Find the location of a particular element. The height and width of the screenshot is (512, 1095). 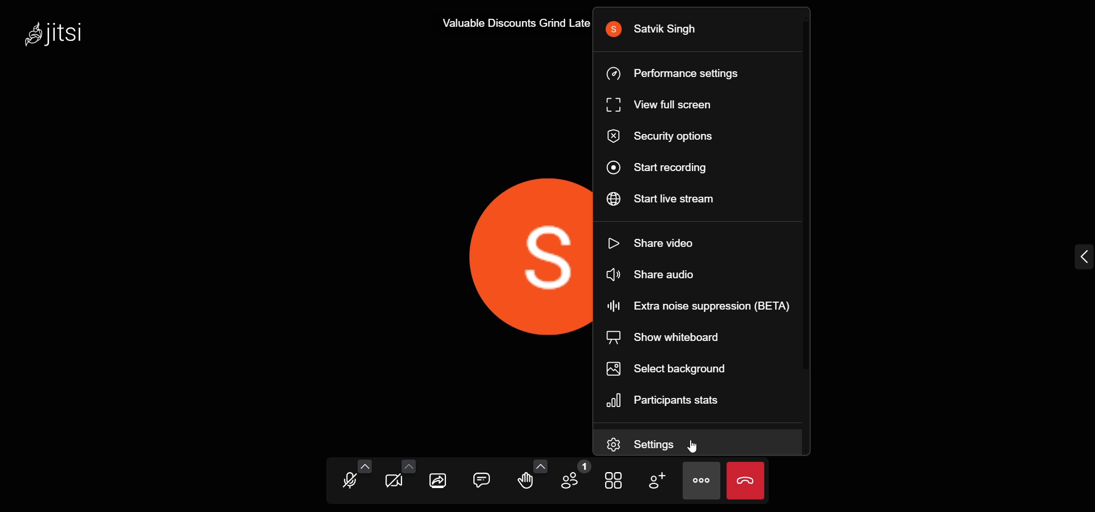

more audio option is located at coordinates (363, 466).